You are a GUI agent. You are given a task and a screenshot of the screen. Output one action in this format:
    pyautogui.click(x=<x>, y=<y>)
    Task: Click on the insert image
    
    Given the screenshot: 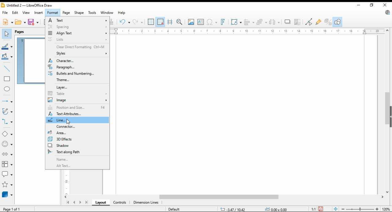 What is the action you would take?
    pyautogui.click(x=191, y=22)
    